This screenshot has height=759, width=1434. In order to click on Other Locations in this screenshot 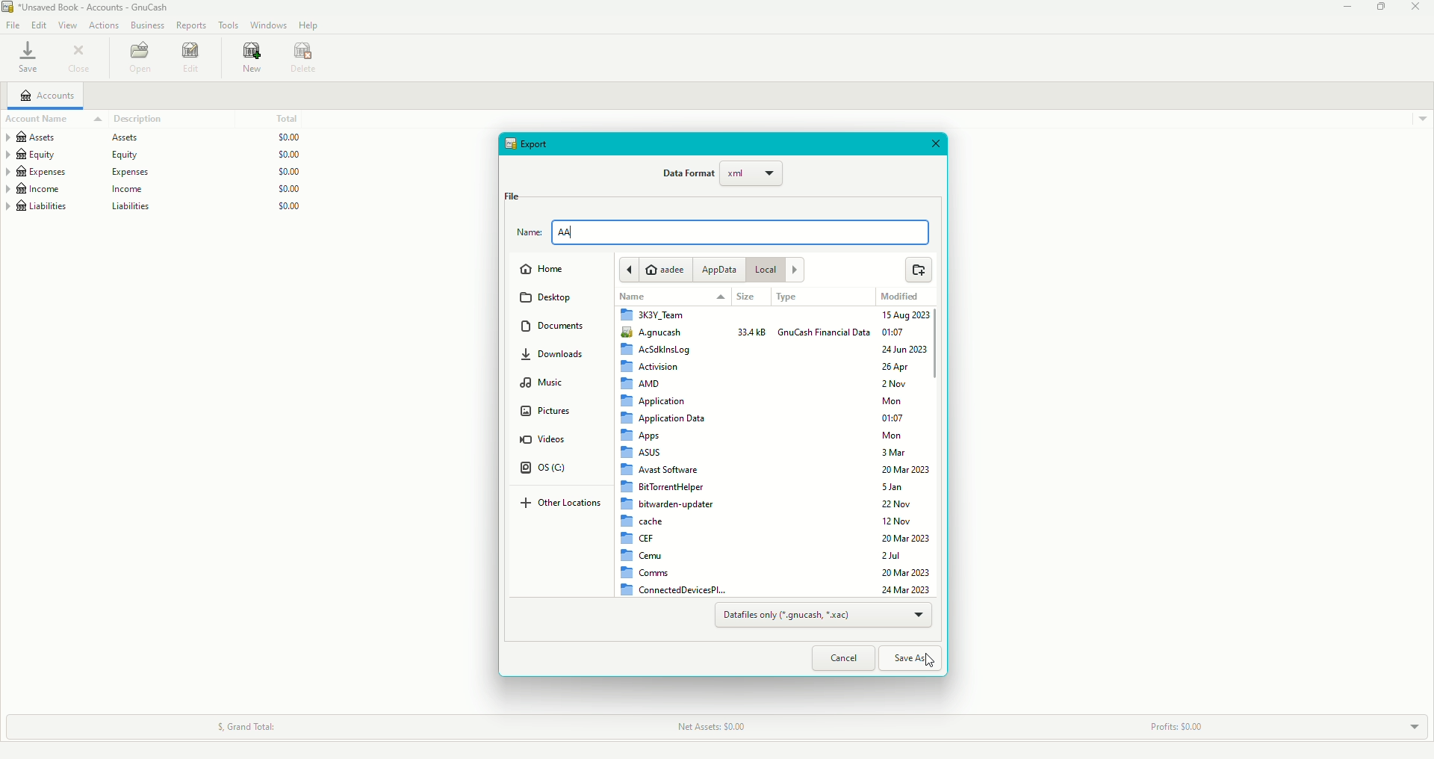, I will do `click(565, 504)`.